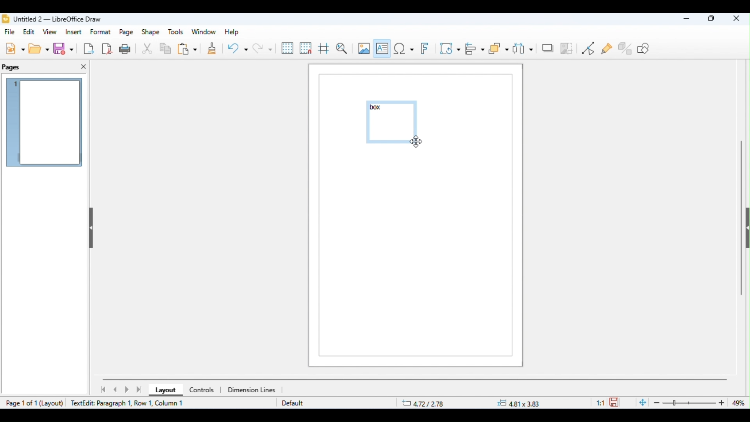  What do you see at coordinates (102, 390) in the screenshot?
I see `first page` at bounding box center [102, 390].